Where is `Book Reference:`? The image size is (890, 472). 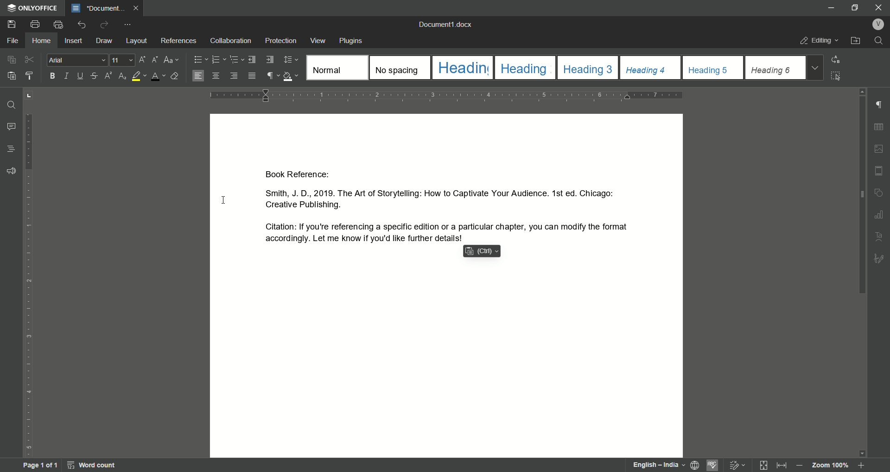 Book Reference: is located at coordinates (303, 174).